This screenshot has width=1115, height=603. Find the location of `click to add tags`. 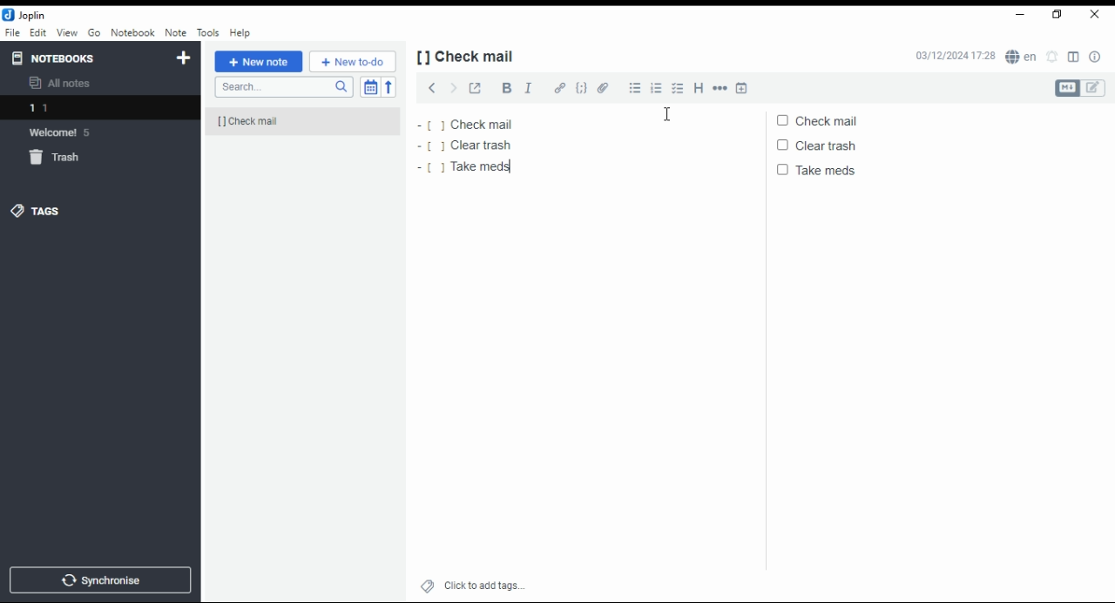

click to add tags is located at coordinates (473, 587).